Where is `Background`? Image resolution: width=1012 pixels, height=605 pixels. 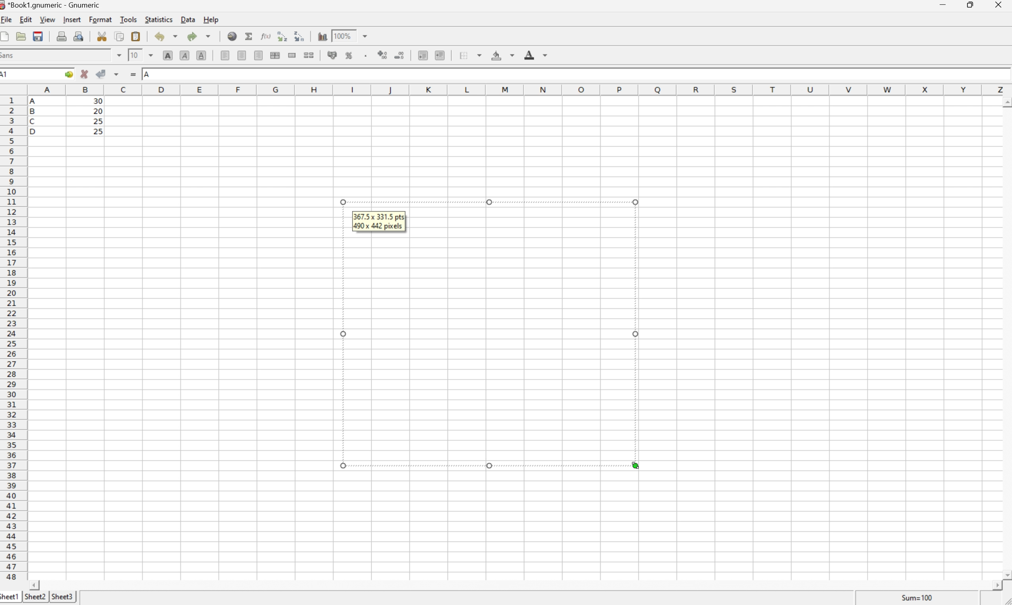
Background is located at coordinates (502, 56).